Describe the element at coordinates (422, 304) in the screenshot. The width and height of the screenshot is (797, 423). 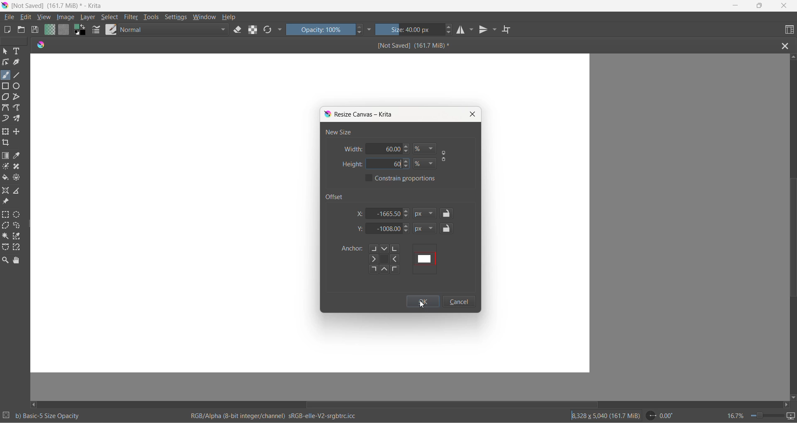
I see `cursor on ok` at that location.